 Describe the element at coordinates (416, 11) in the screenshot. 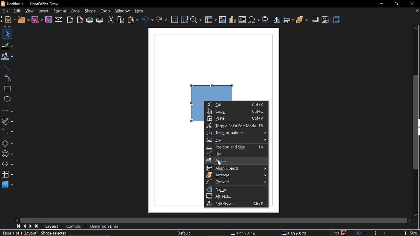

I see `close tab` at that location.